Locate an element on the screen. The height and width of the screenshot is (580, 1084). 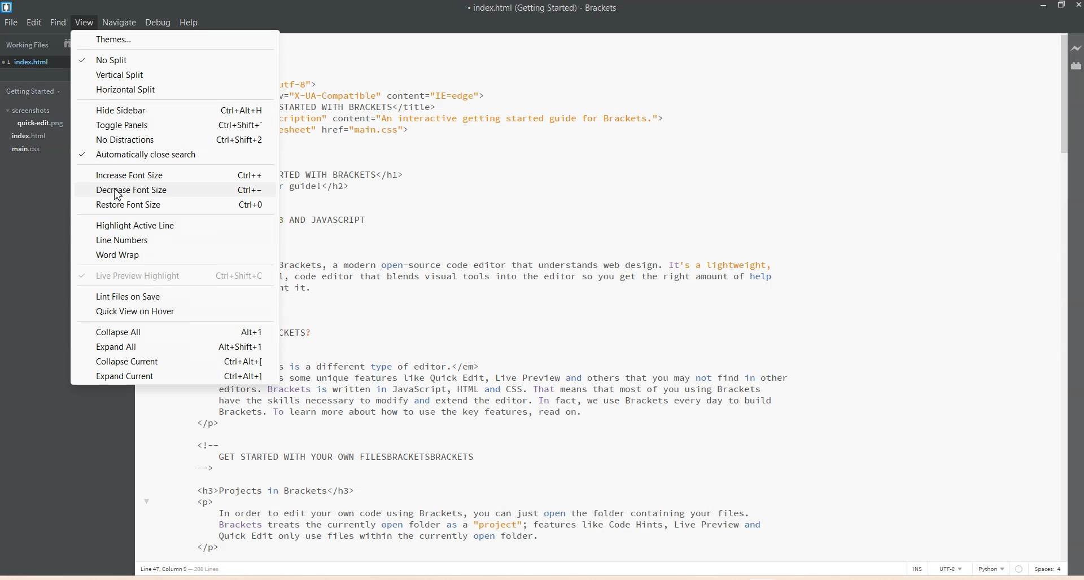
Getting Started is located at coordinates (32, 91).